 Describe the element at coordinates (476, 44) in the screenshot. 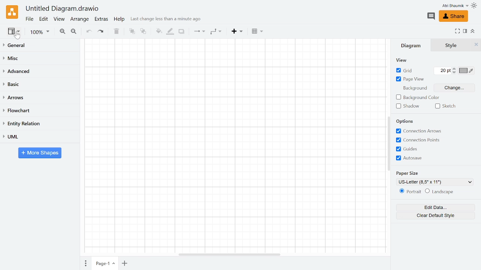

I see `Close` at that location.